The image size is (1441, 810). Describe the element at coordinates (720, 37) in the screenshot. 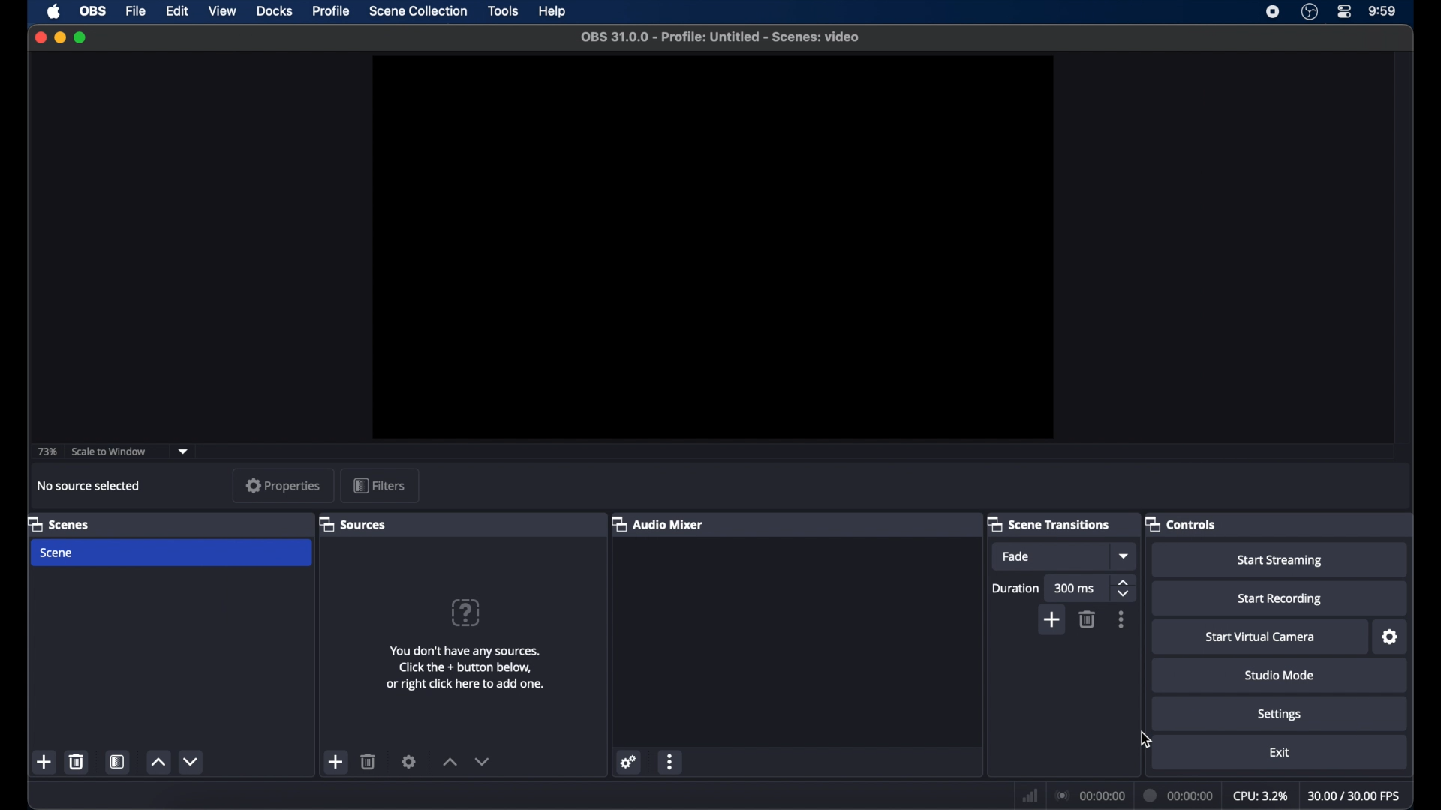

I see `filename` at that location.